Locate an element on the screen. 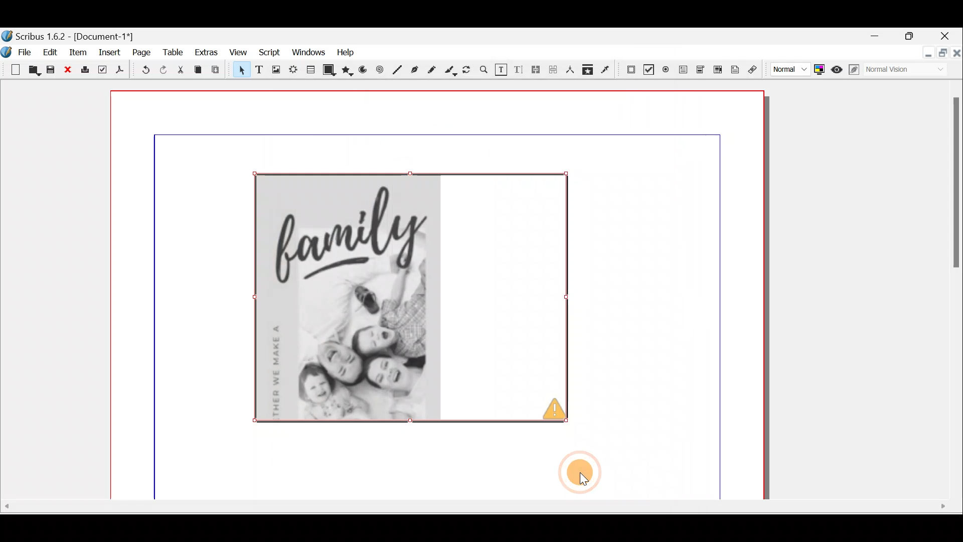 The image size is (963, 542). Save is located at coordinates (50, 69).